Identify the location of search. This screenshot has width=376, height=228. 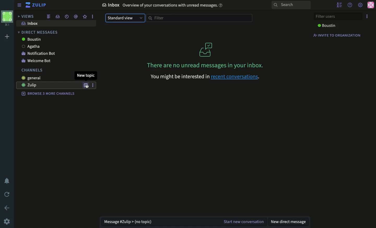
(291, 5).